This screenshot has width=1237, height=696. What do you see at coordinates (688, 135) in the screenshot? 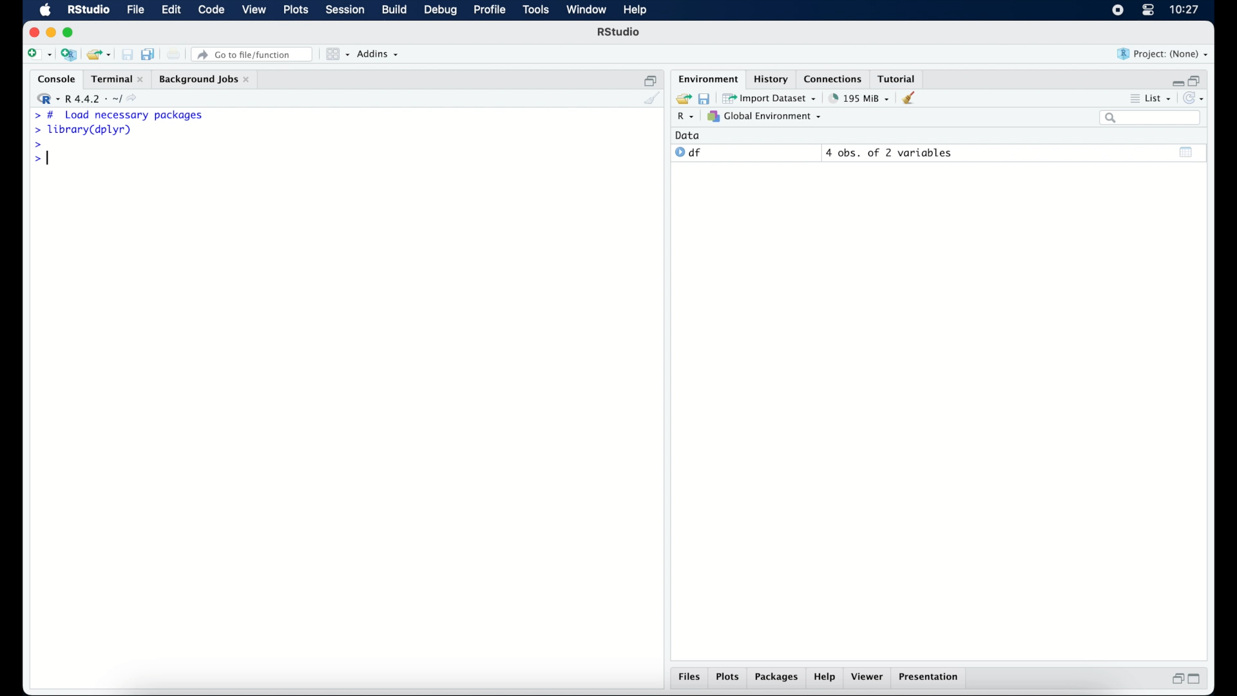
I see `date` at bounding box center [688, 135].